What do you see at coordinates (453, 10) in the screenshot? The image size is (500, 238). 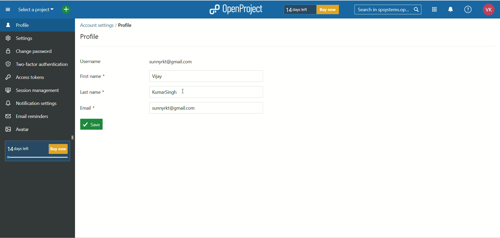 I see `notification` at bounding box center [453, 10].